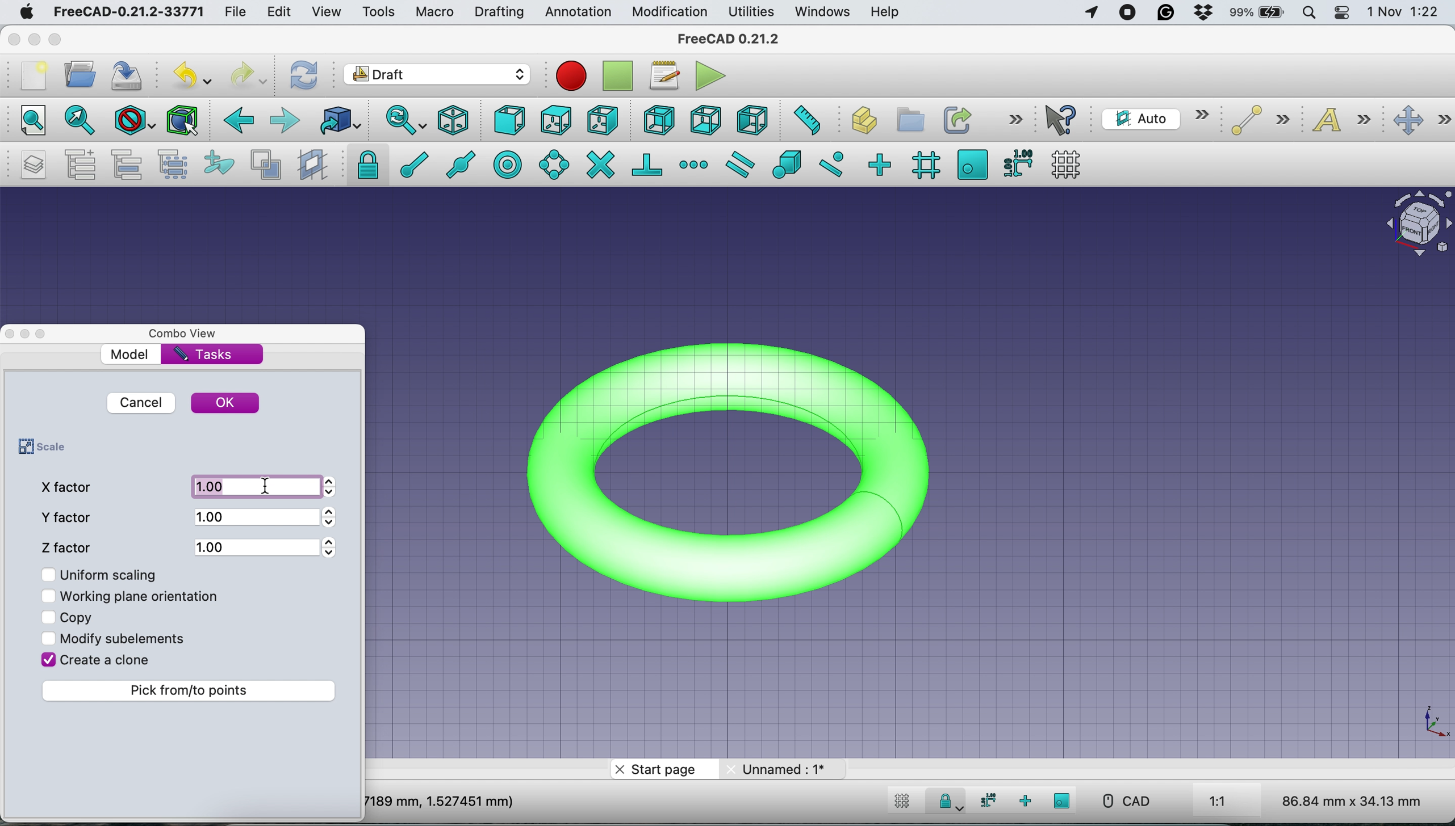  What do you see at coordinates (132, 123) in the screenshot?
I see `draw style` at bounding box center [132, 123].